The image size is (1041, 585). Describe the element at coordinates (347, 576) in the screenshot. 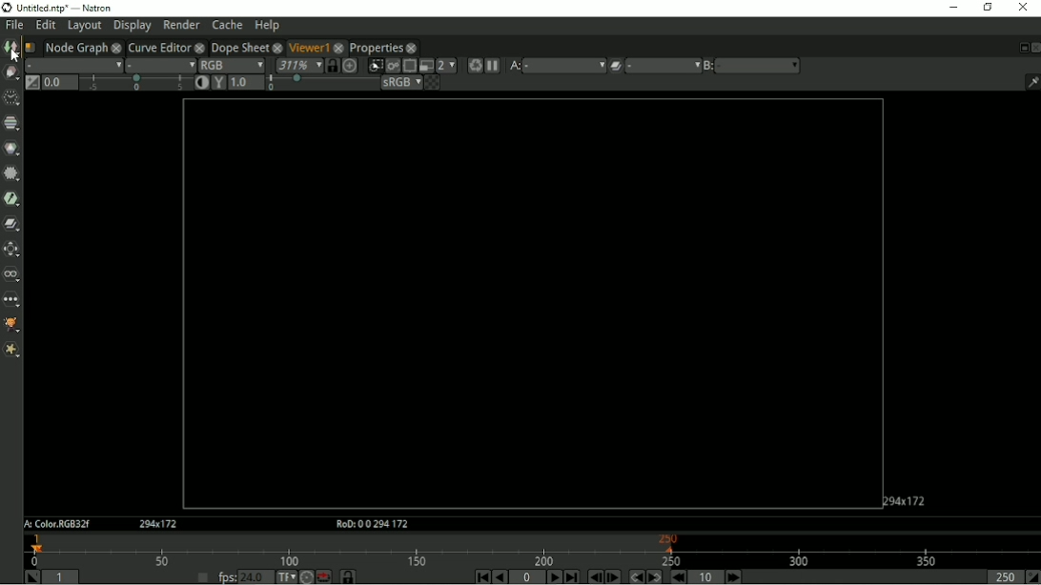

I see `Synchronize timeline frame range` at that location.